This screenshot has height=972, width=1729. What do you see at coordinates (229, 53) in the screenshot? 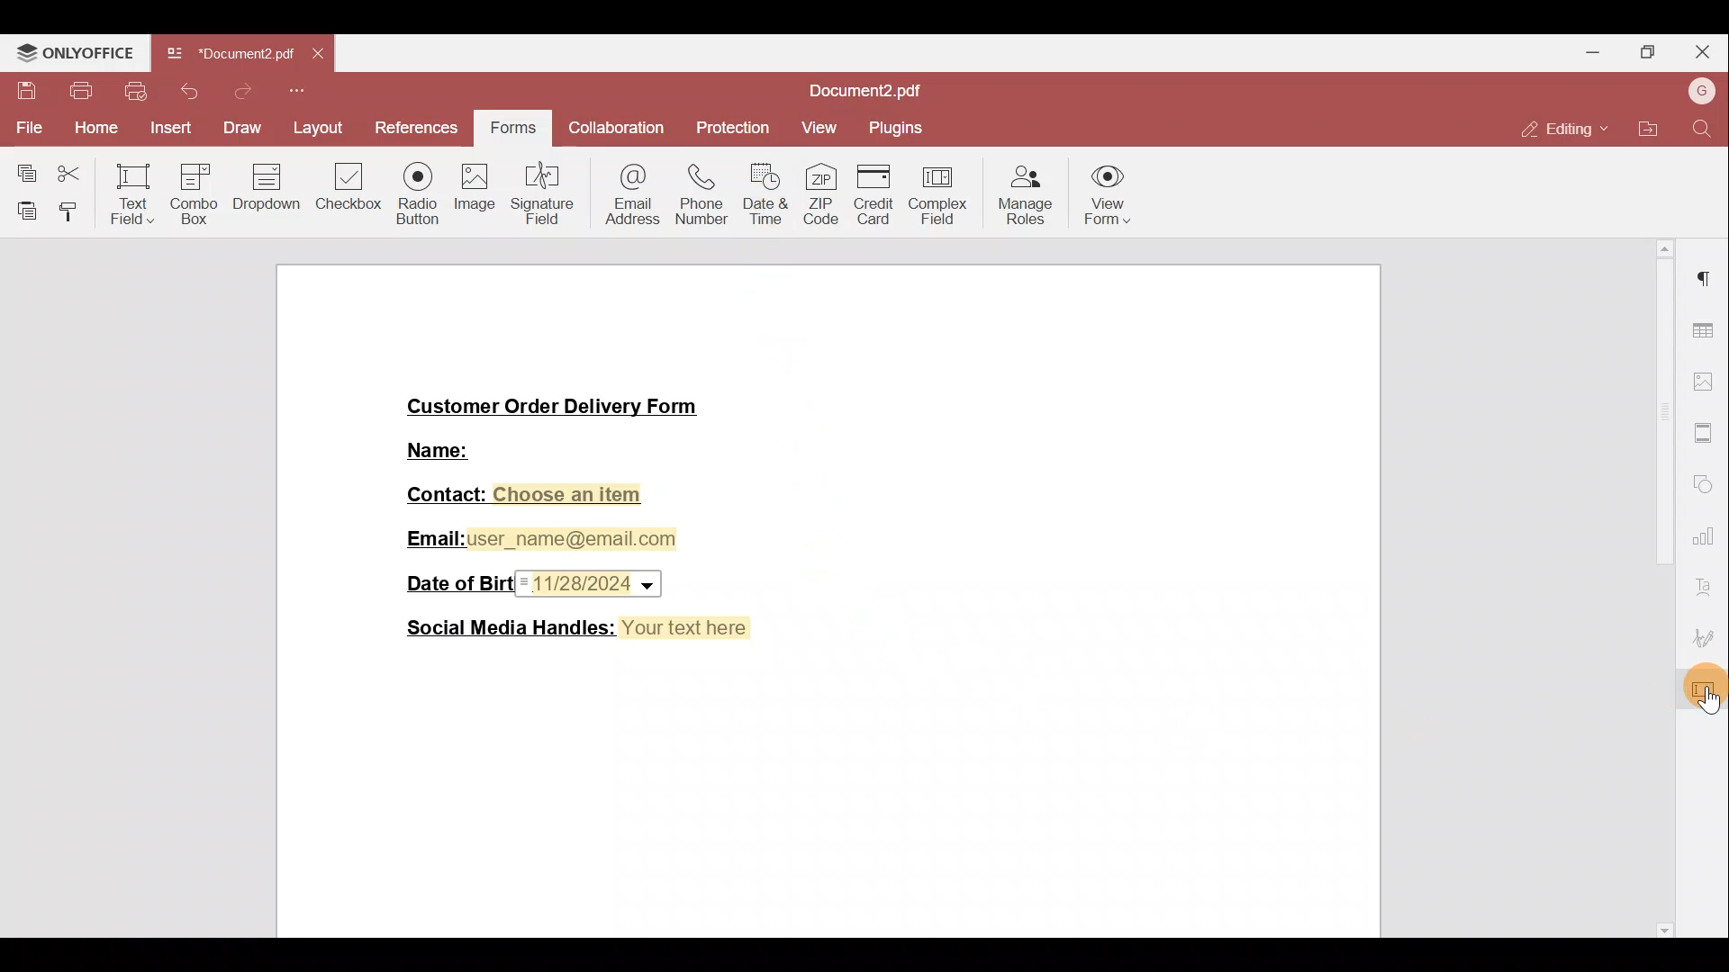
I see `Document2.pdf` at bounding box center [229, 53].